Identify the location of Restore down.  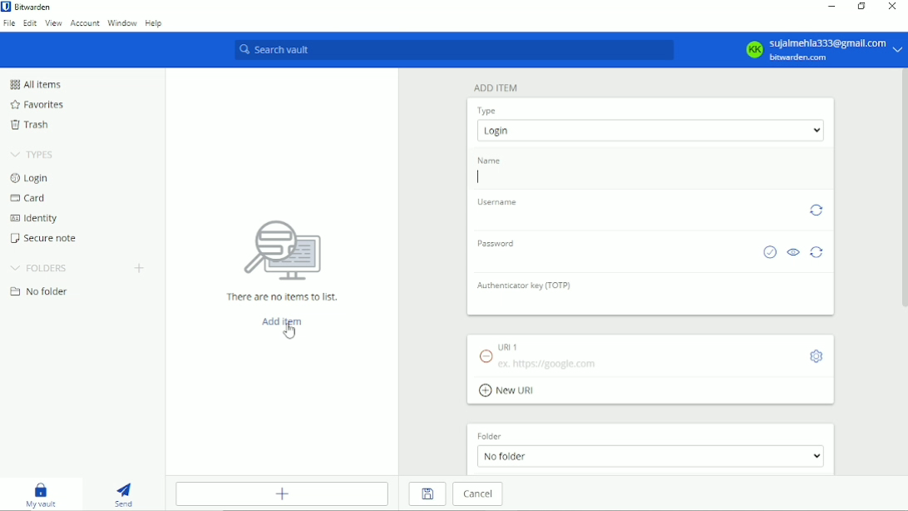
(861, 7).